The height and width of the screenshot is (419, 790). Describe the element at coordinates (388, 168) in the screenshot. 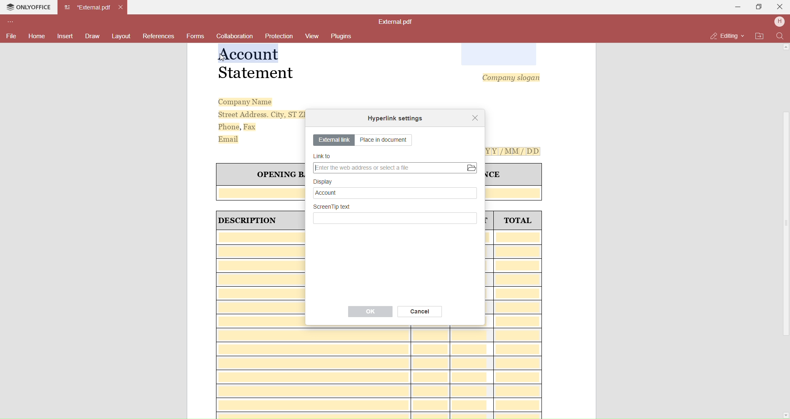

I see `Enter Web Address` at that location.